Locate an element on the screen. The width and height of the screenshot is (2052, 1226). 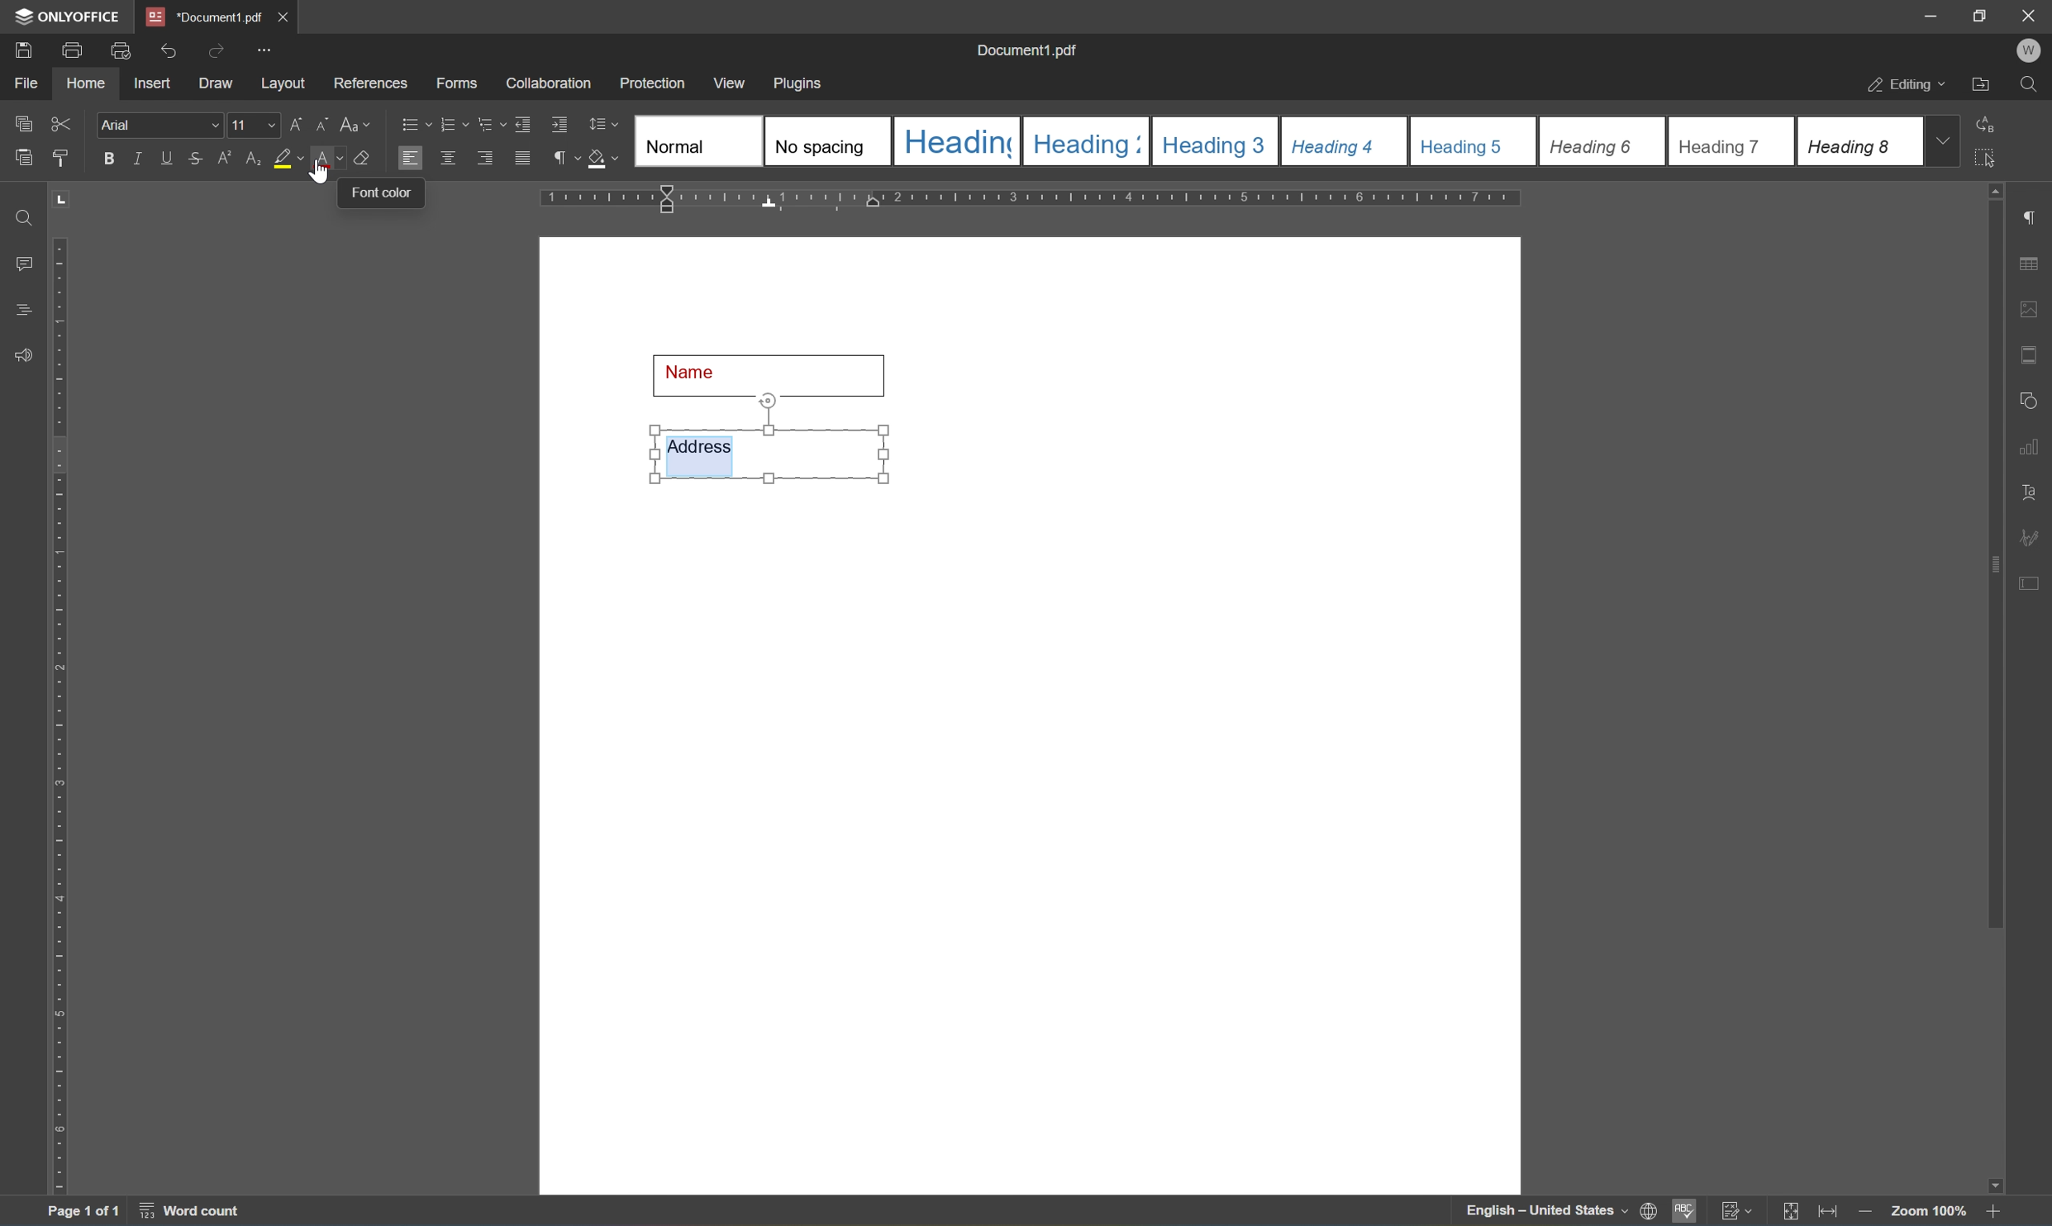
file is located at coordinates (31, 83).